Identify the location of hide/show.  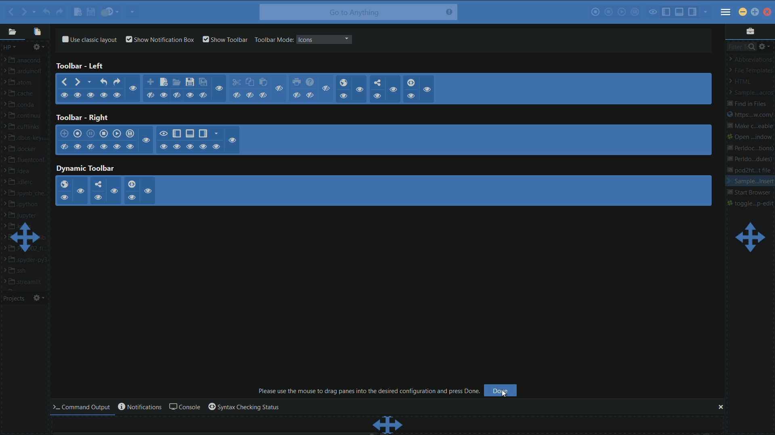
(130, 146).